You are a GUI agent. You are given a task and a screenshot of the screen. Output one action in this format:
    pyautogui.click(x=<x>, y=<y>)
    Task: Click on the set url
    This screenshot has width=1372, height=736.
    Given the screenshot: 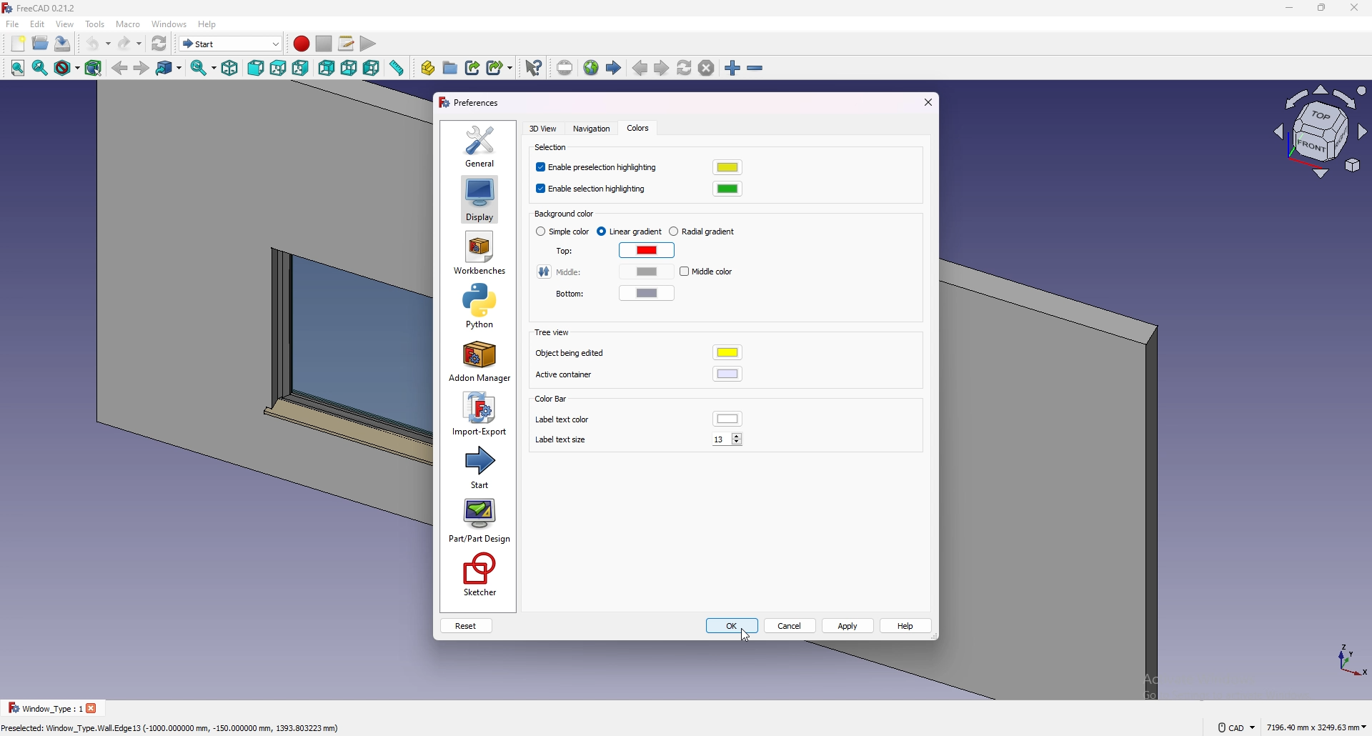 What is the action you would take?
    pyautogui.click(x=565, y=68)
    